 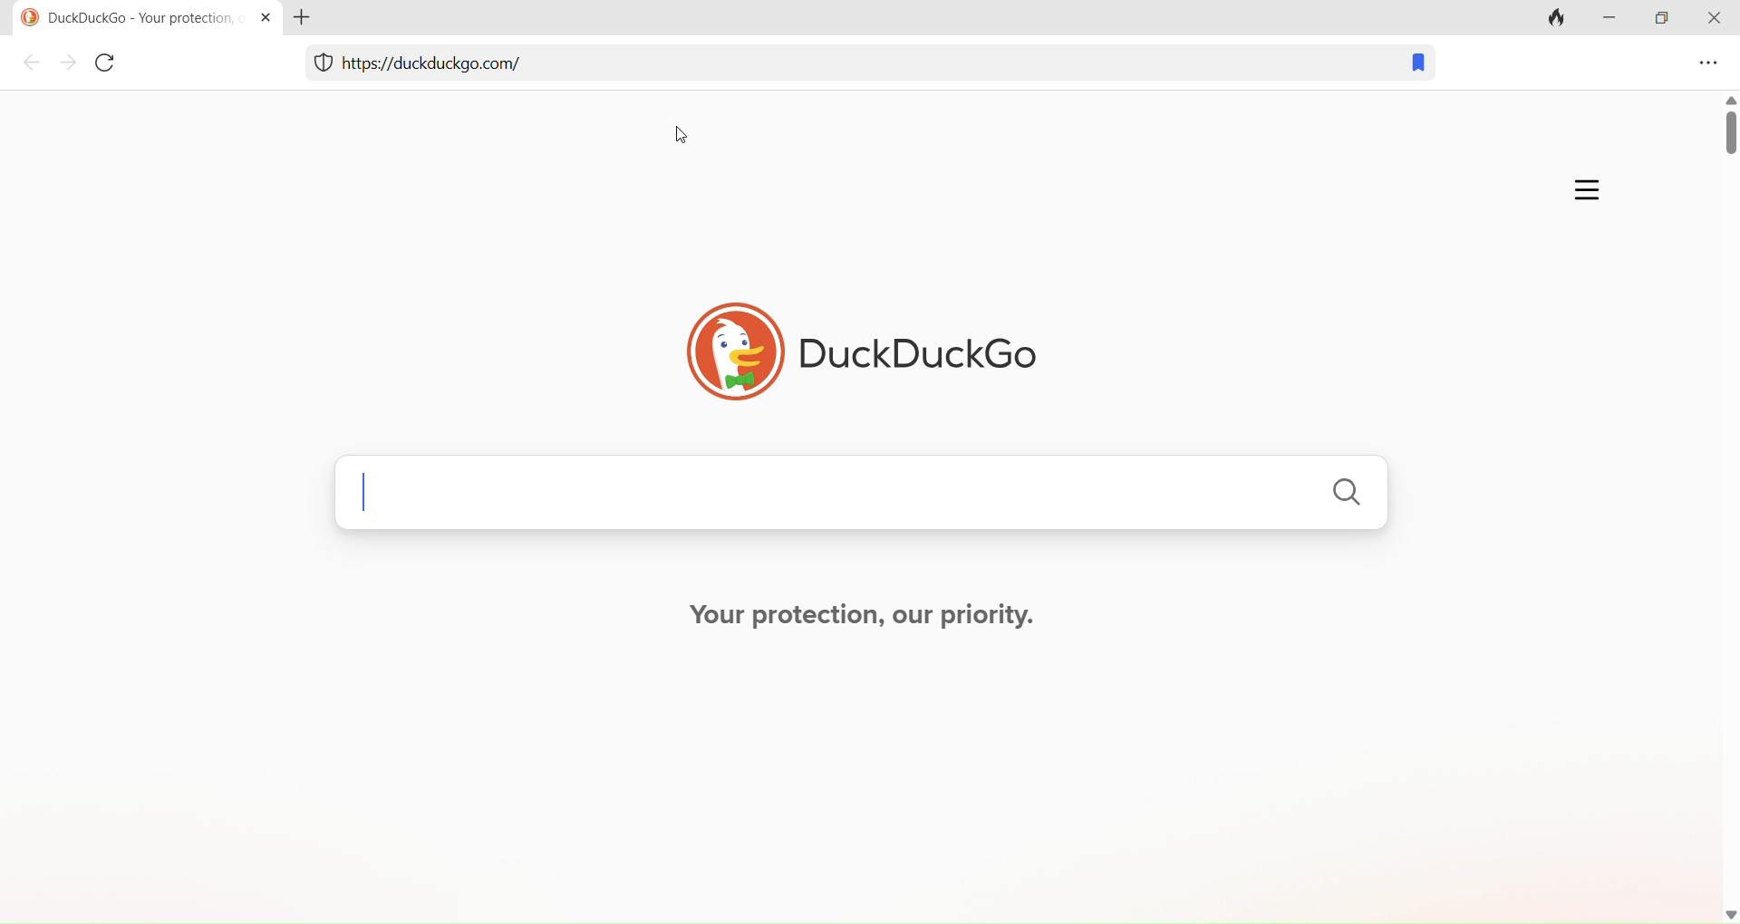 I want to click on cursor, so click(x=689, y=139).